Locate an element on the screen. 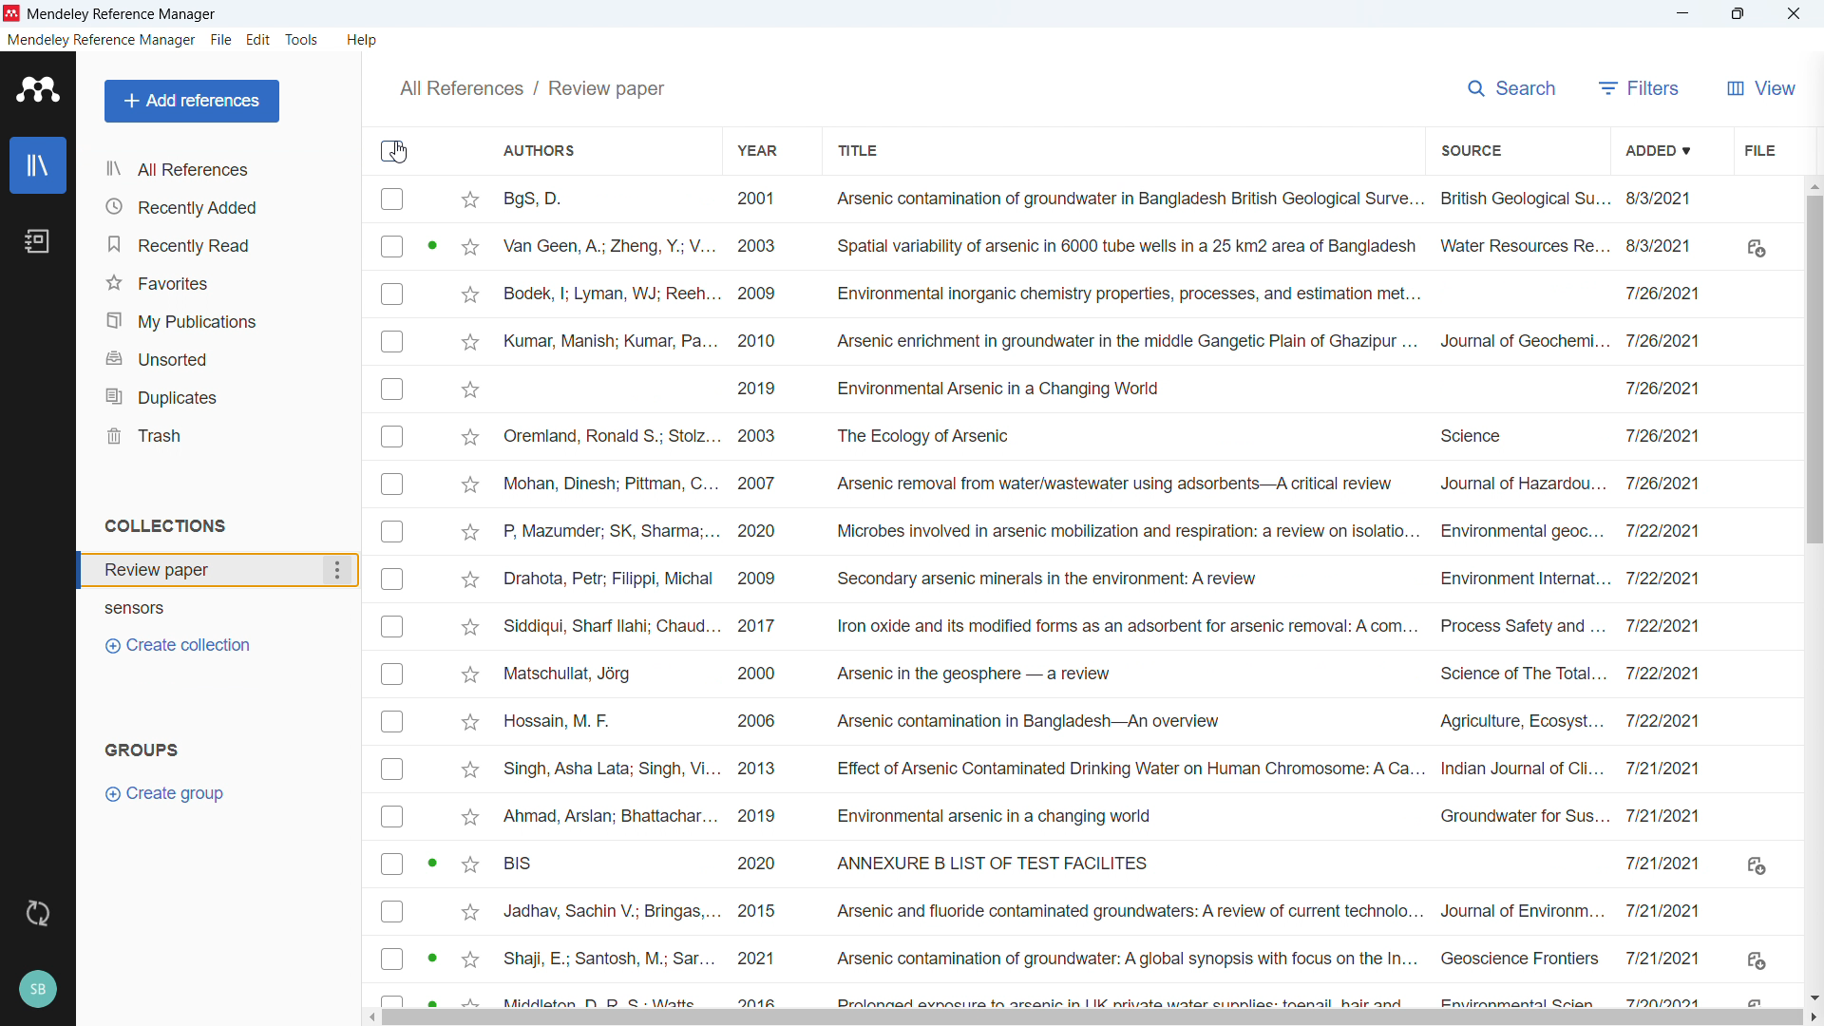 This screenshot has width=1824, height=1026. edit is located at coordinates (257, 41).